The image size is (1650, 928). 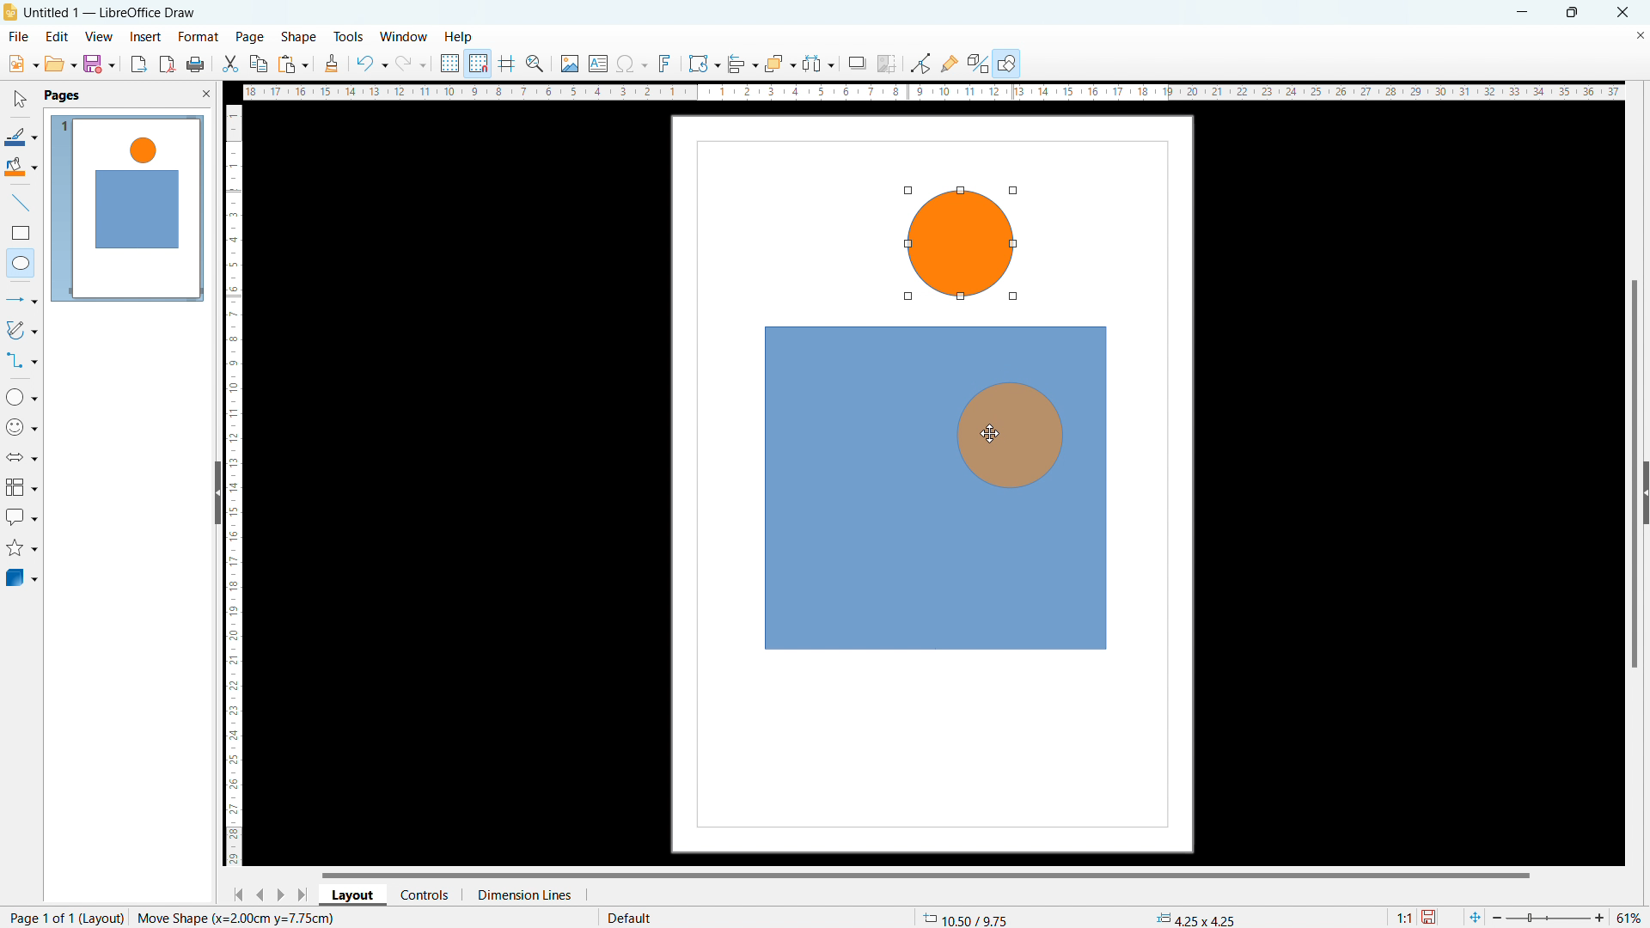 What do you see at coordinates (1431, 918) in the screenshot?
I see `save` at bounding box center [1431, 918].